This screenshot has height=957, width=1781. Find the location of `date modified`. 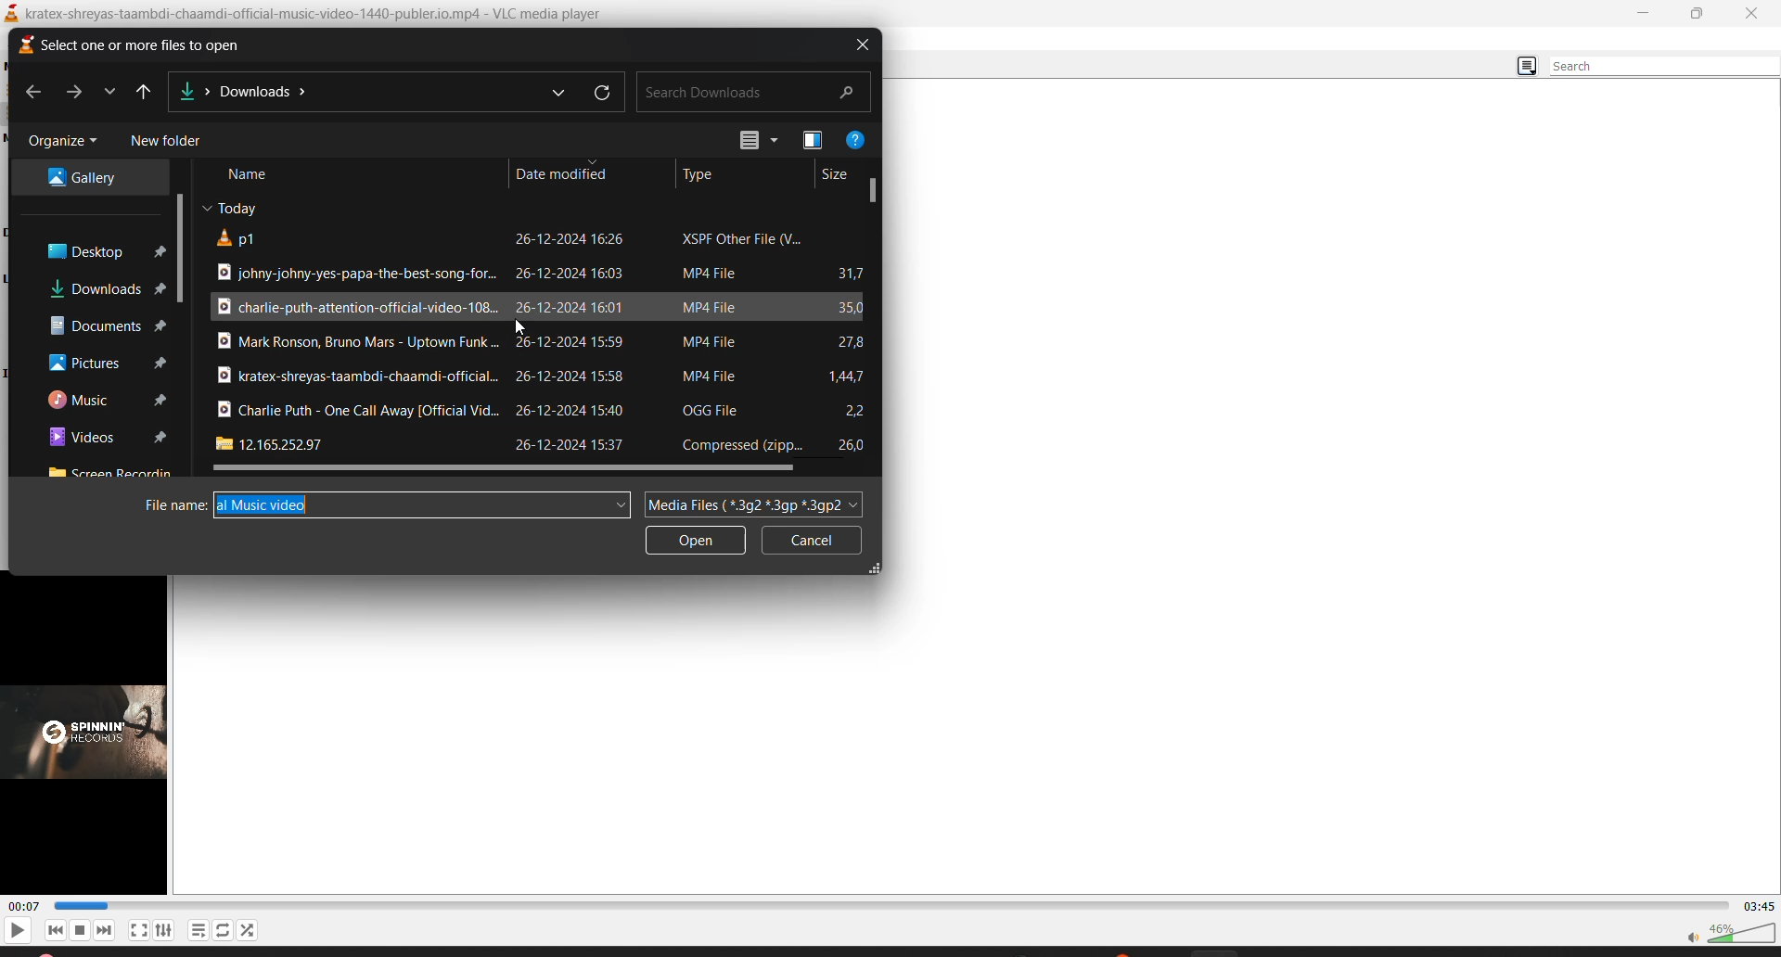

date modified is located at coordinates (563, 442).